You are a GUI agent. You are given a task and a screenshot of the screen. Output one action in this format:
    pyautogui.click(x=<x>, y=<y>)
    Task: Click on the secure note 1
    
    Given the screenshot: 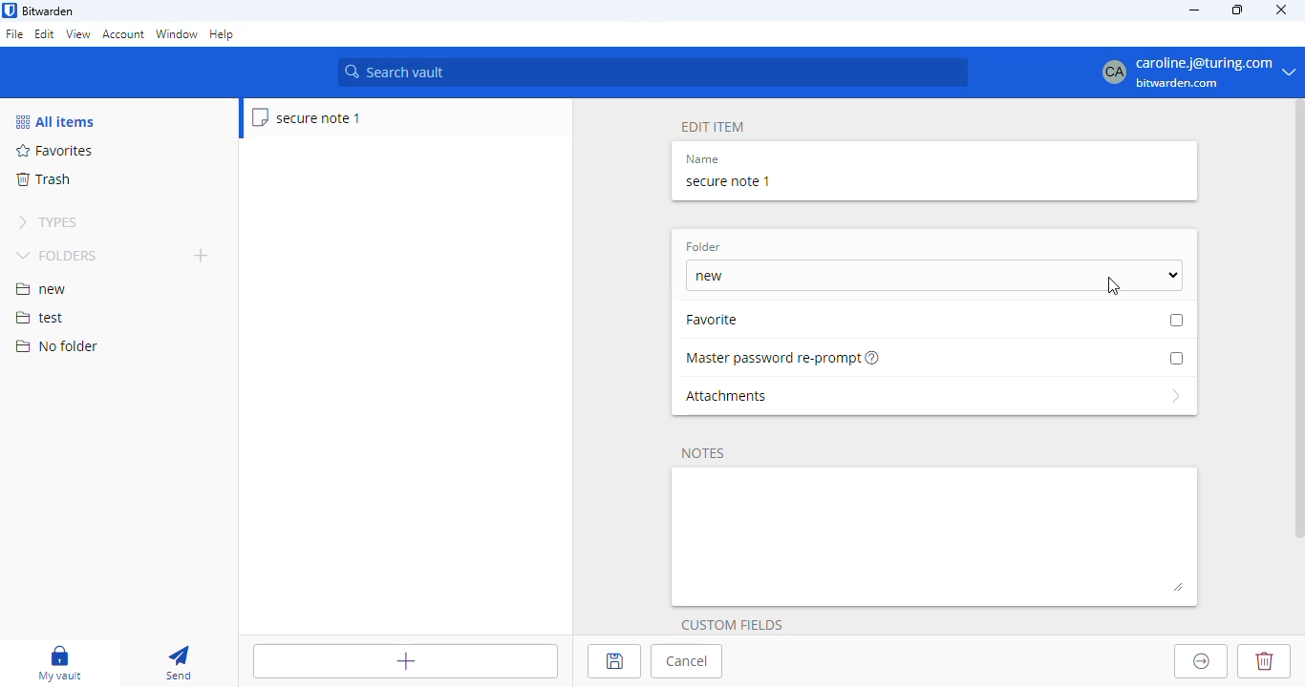 What is the action you would take?
    pyautogui.click(x=728, y=181)
    